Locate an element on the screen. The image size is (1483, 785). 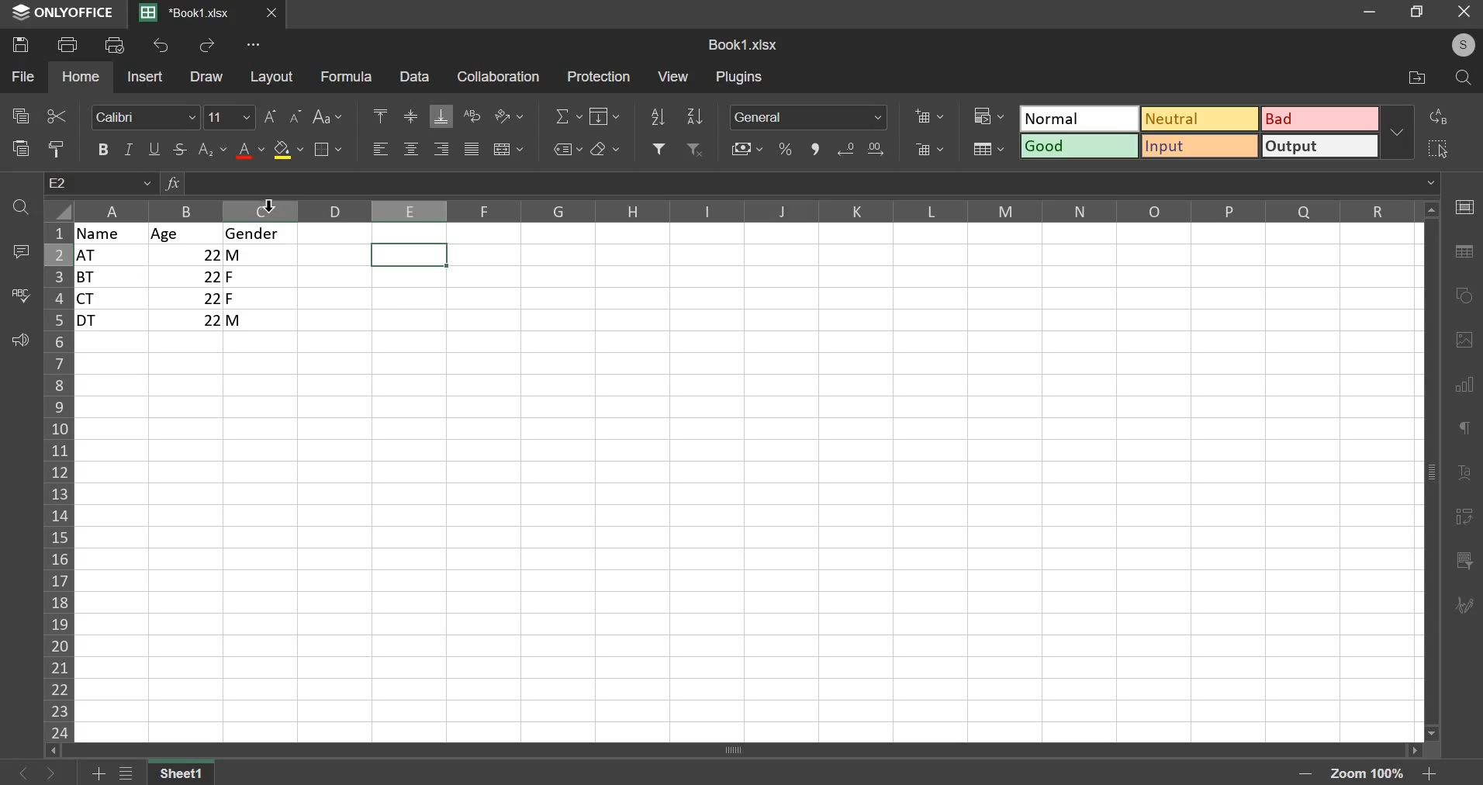
align middle is located at coordinates (410, 118).